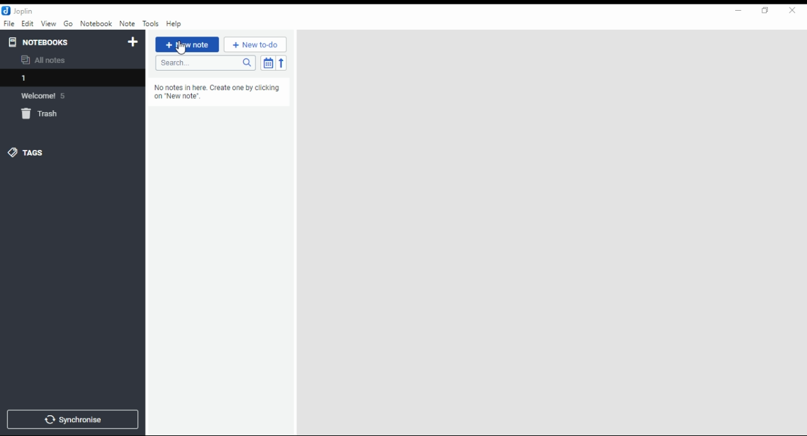 This screenshot has height=436, width=807. Describe the element at coordinates (204, 62) in the screenshot. I see `search` at that location.